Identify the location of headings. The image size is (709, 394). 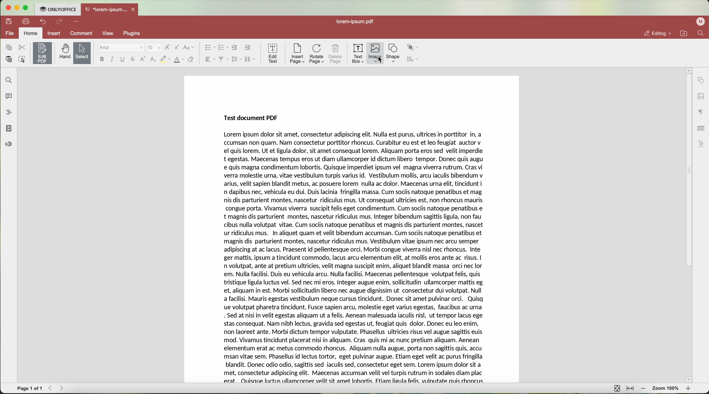
(7, 112).